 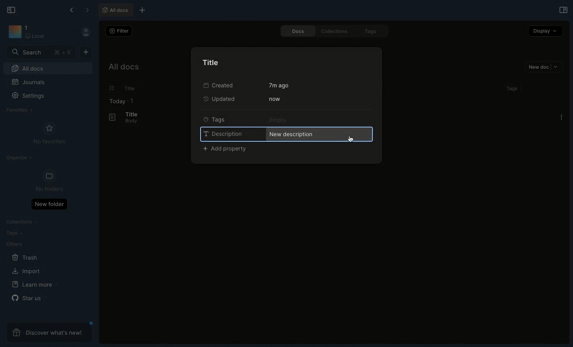 I want to click on Tags, so click(x=510, y=89).